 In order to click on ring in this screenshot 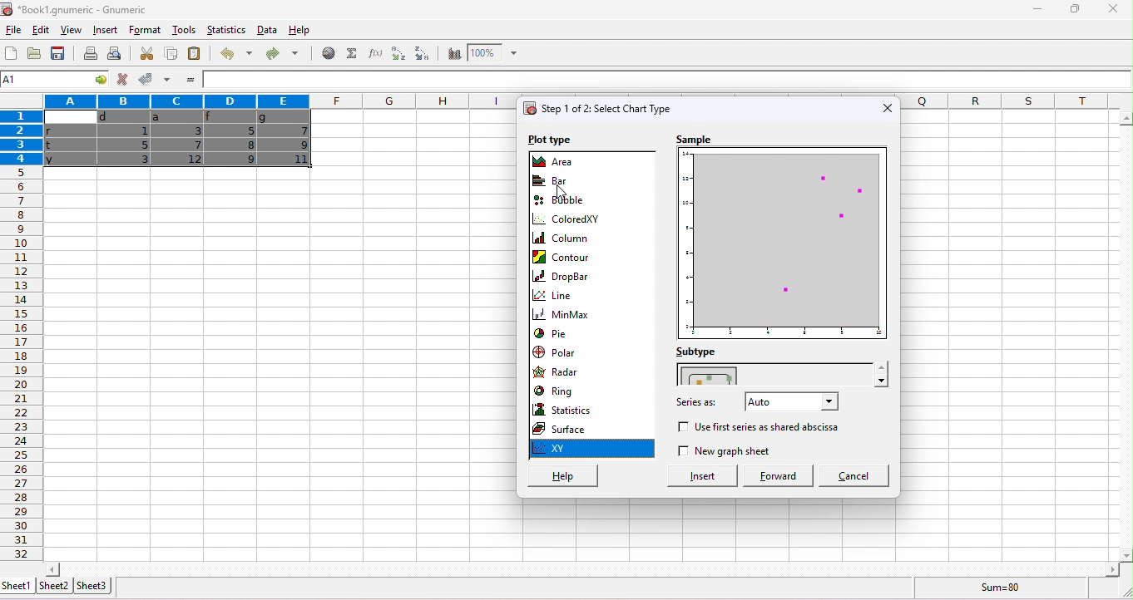, I will do `click(557, 391)`.